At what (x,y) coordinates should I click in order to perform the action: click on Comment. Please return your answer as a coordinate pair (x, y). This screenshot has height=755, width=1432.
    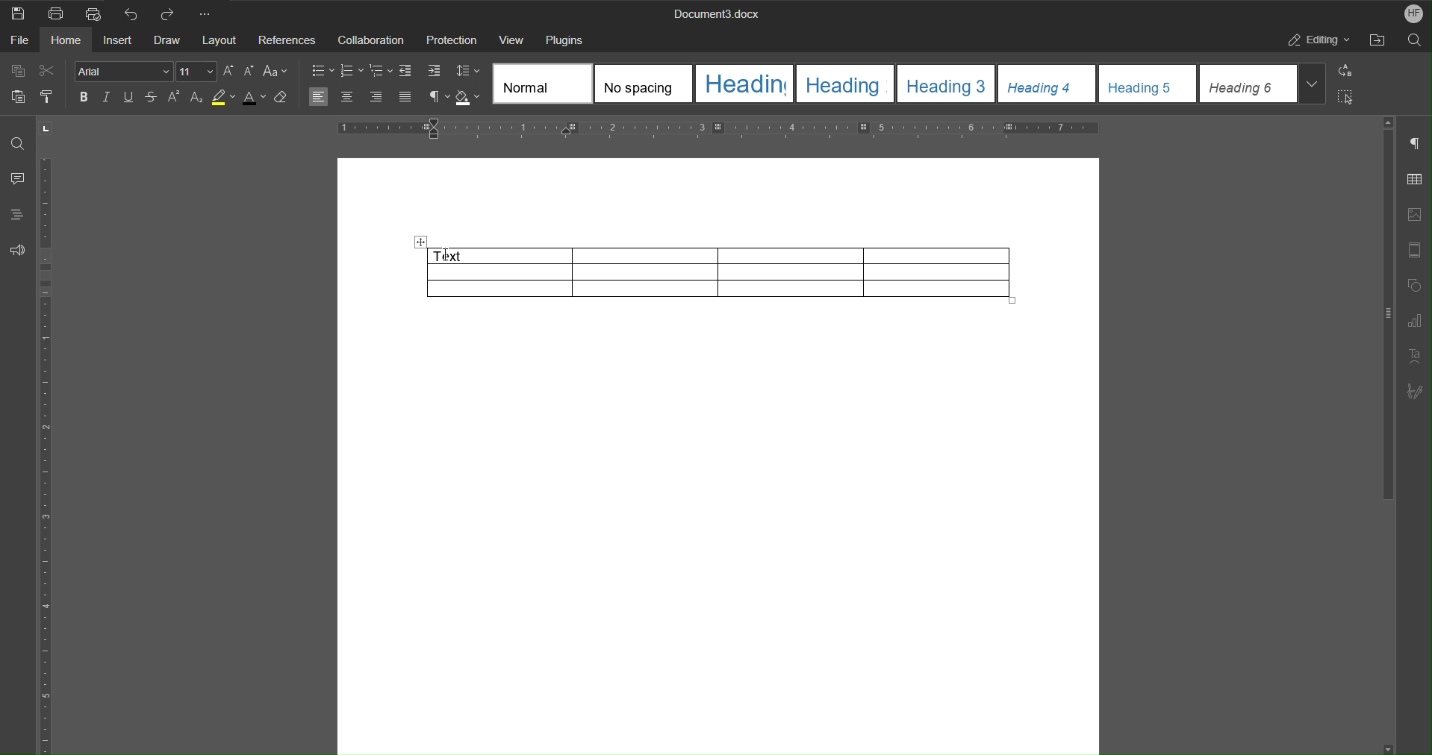
    Looking at the image, I should click on (16, 180).